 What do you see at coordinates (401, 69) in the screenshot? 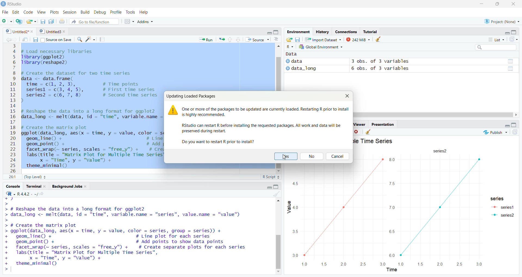
I see `© data_long 6 obs. of 3 variables` at bounding box center [401, 69].